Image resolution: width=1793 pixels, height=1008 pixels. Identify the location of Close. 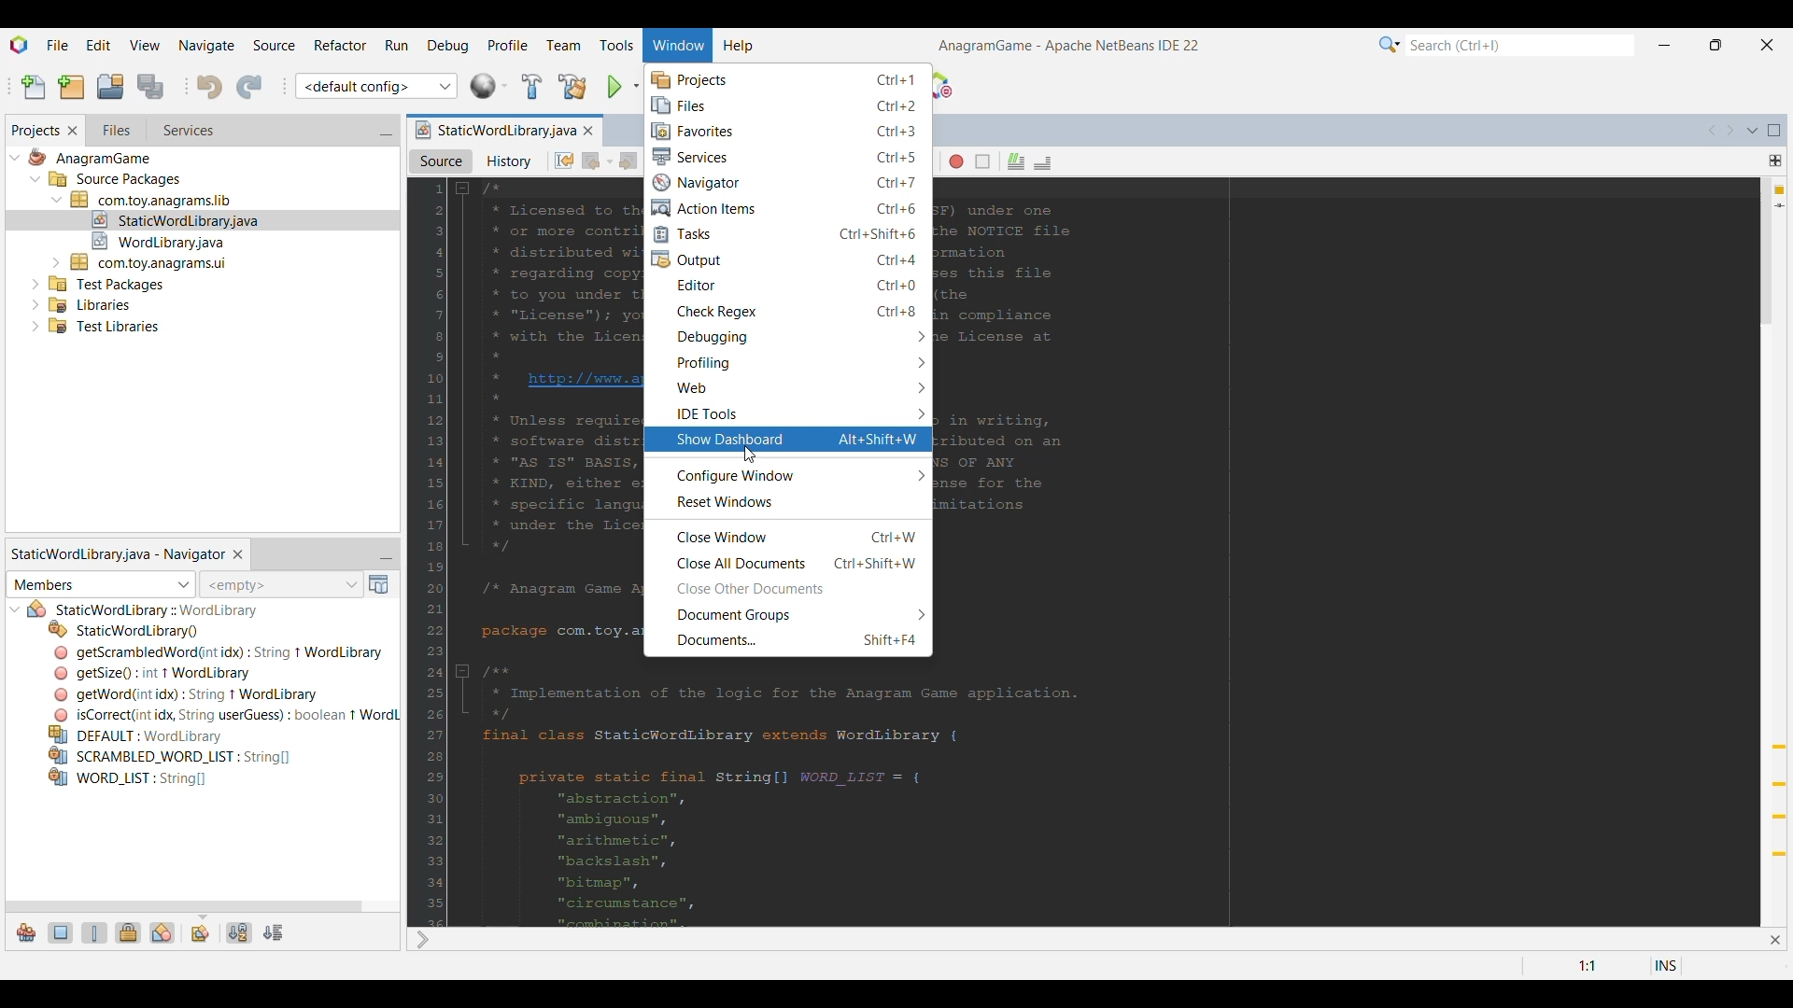
(1774, 940).